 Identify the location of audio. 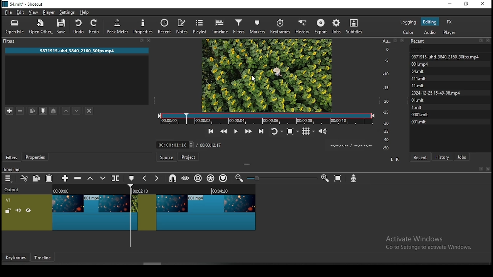
(429, 33).